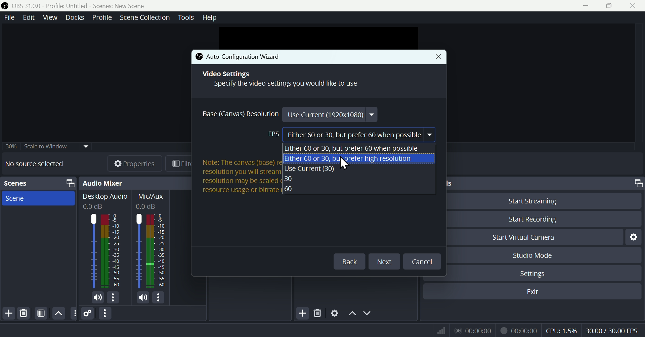 This screenshot has height=337, width=645. What do you see at coordinates (532, 292) in the screenshot?
I see `Exit` at bounding box center [532, 292].